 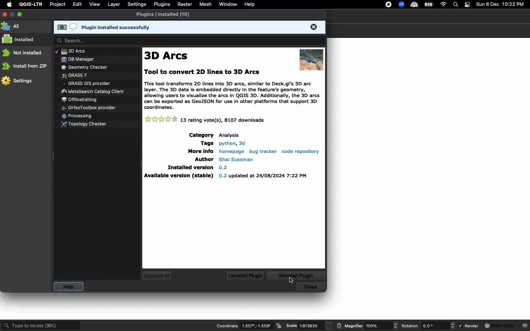 What do you see at coordinates (429, 5) in the screenshot?
I see `Charge` at bounding box center [429, 5].